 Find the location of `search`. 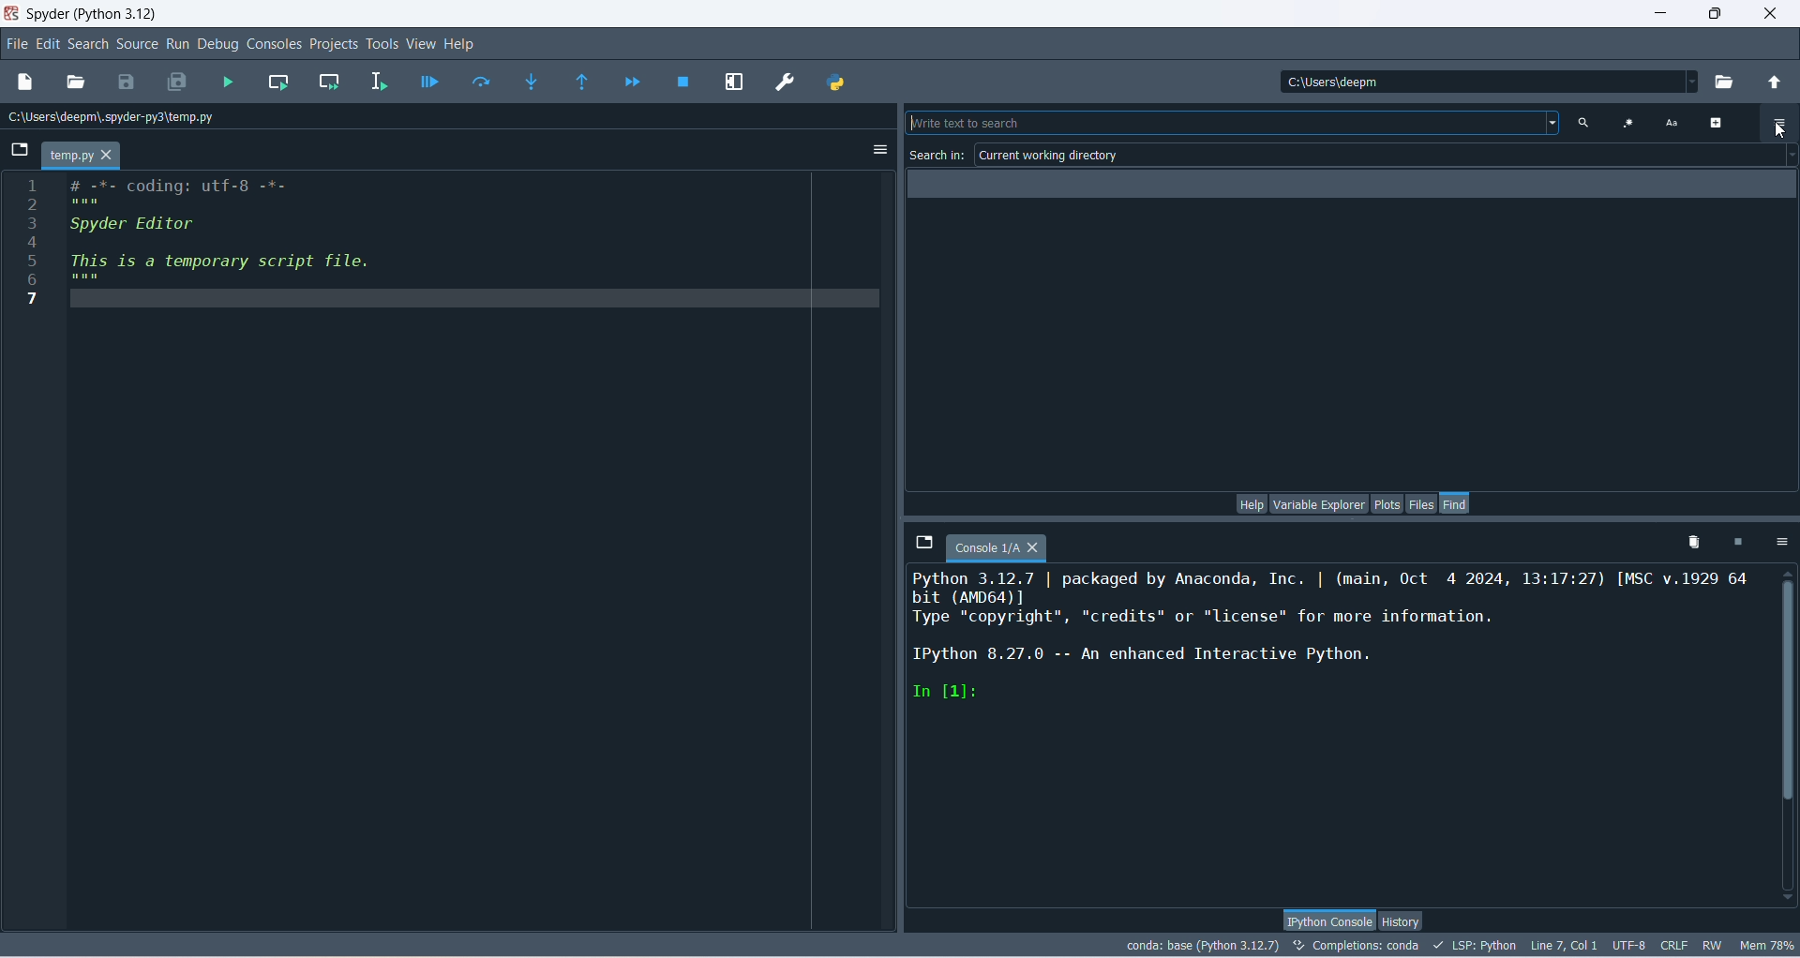

search is located at coordinates (90, 46).